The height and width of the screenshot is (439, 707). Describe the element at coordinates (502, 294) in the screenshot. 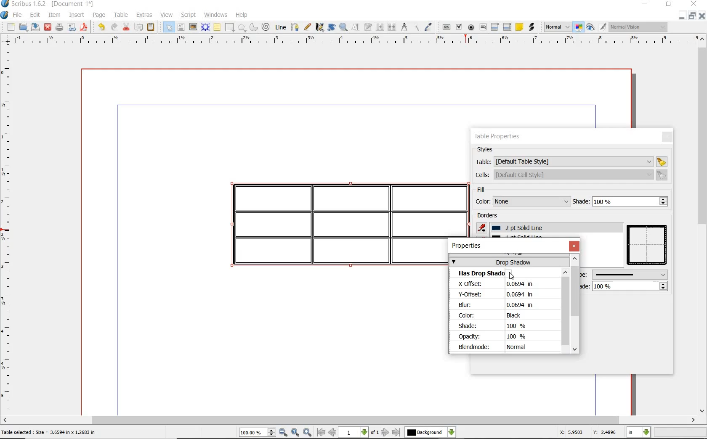

I see `Y-Offset: 0.0694 in` at that location.